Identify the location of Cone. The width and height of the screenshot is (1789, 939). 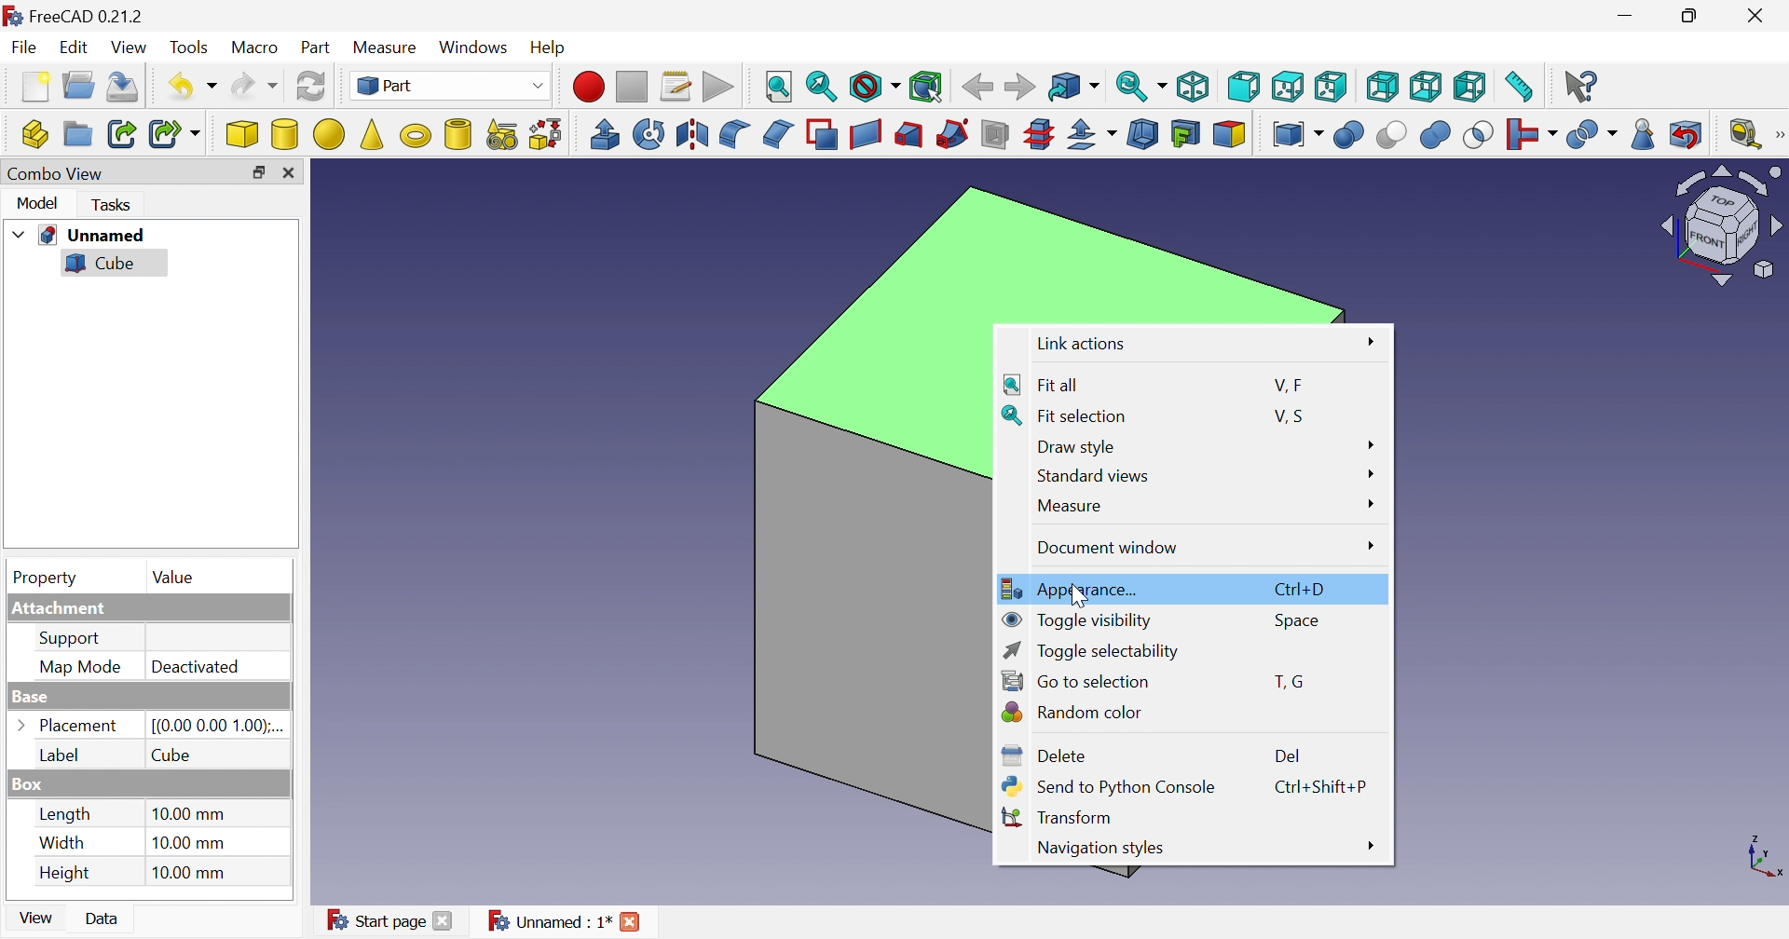
(375, 135).